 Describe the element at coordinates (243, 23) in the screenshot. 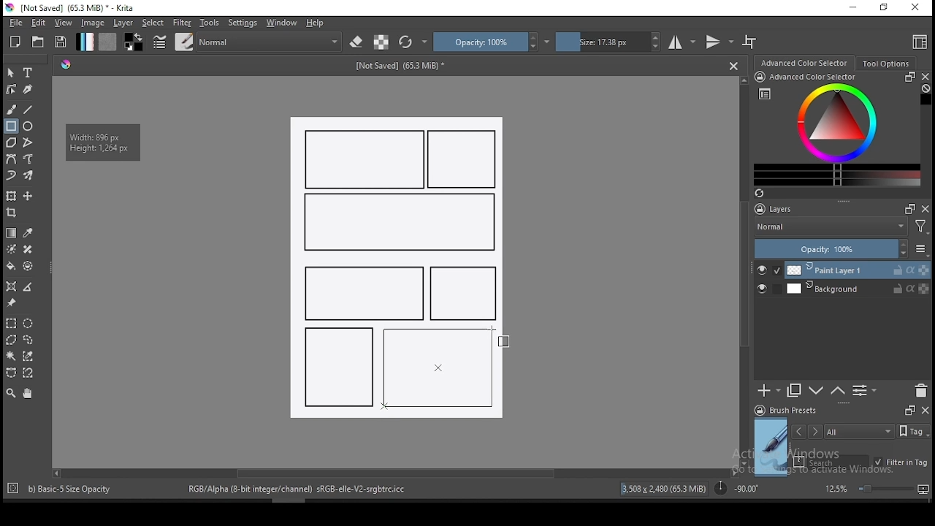

I see `settings` at that location.